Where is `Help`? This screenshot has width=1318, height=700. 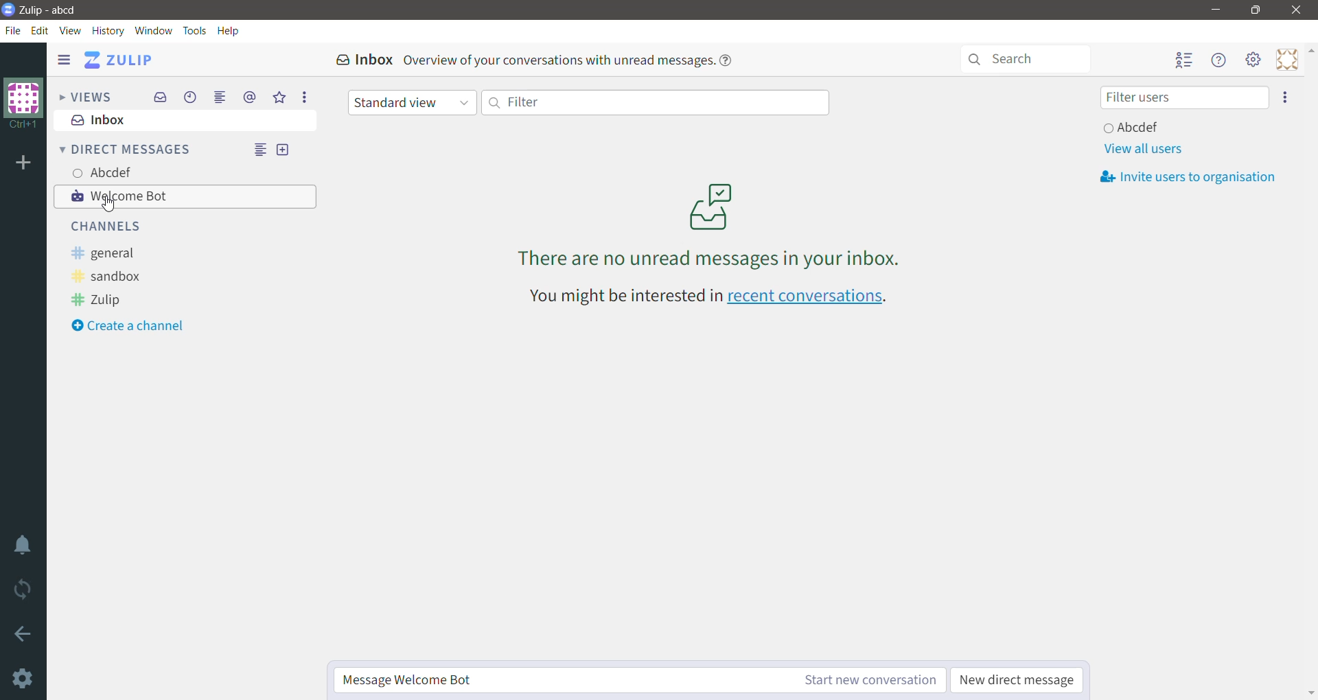
Help is located at coordinates (229, 29).